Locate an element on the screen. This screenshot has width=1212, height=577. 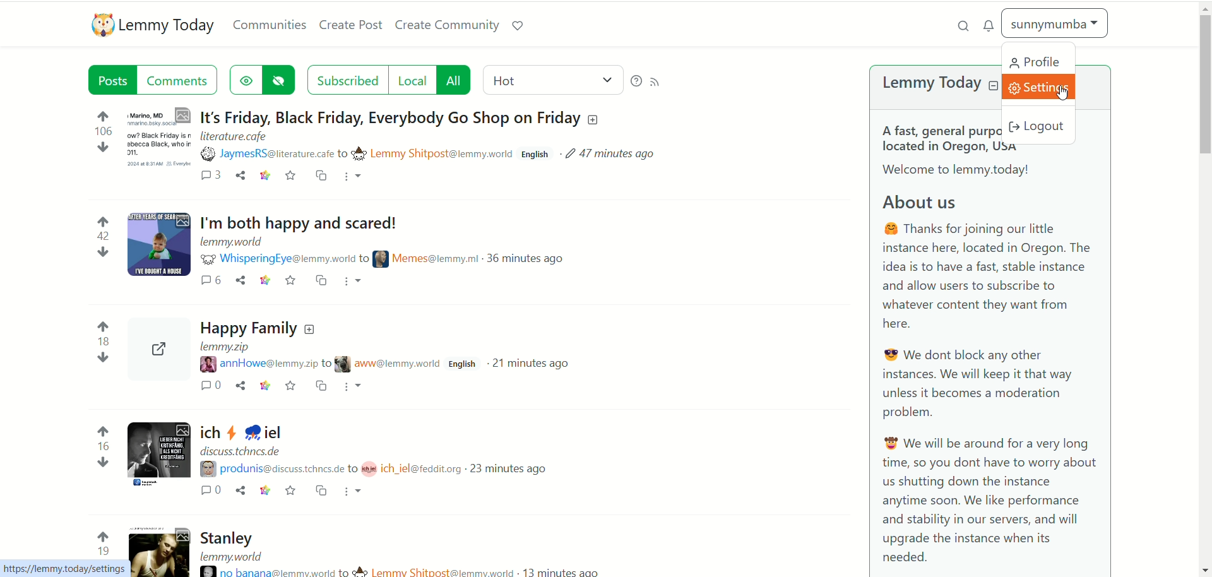
logout is located at coordinates (1043, 127).